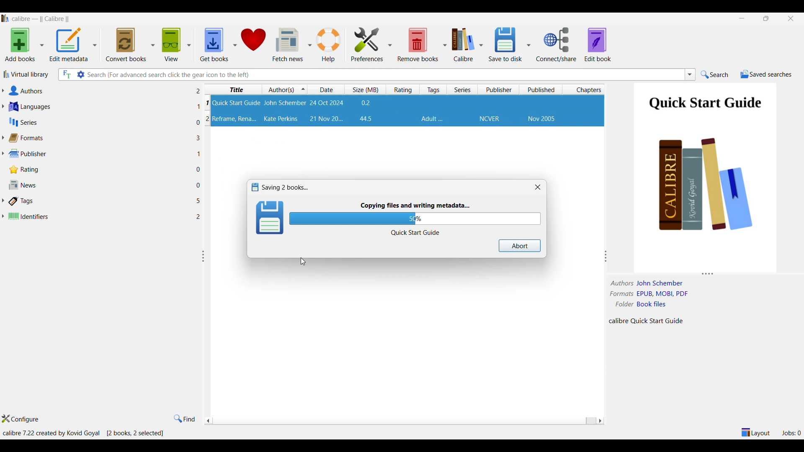  Describe the element at coordinates (543, 90) in the screenshot. I see `Published column` at that location.